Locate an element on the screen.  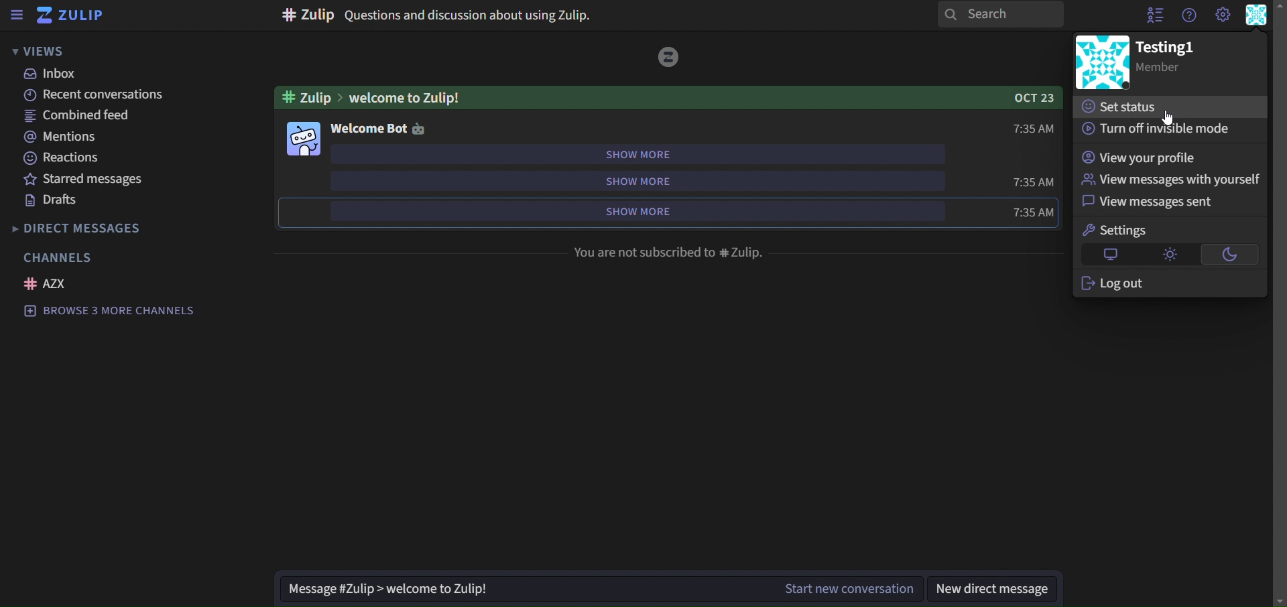
show more is located at coordinates (648, 212).